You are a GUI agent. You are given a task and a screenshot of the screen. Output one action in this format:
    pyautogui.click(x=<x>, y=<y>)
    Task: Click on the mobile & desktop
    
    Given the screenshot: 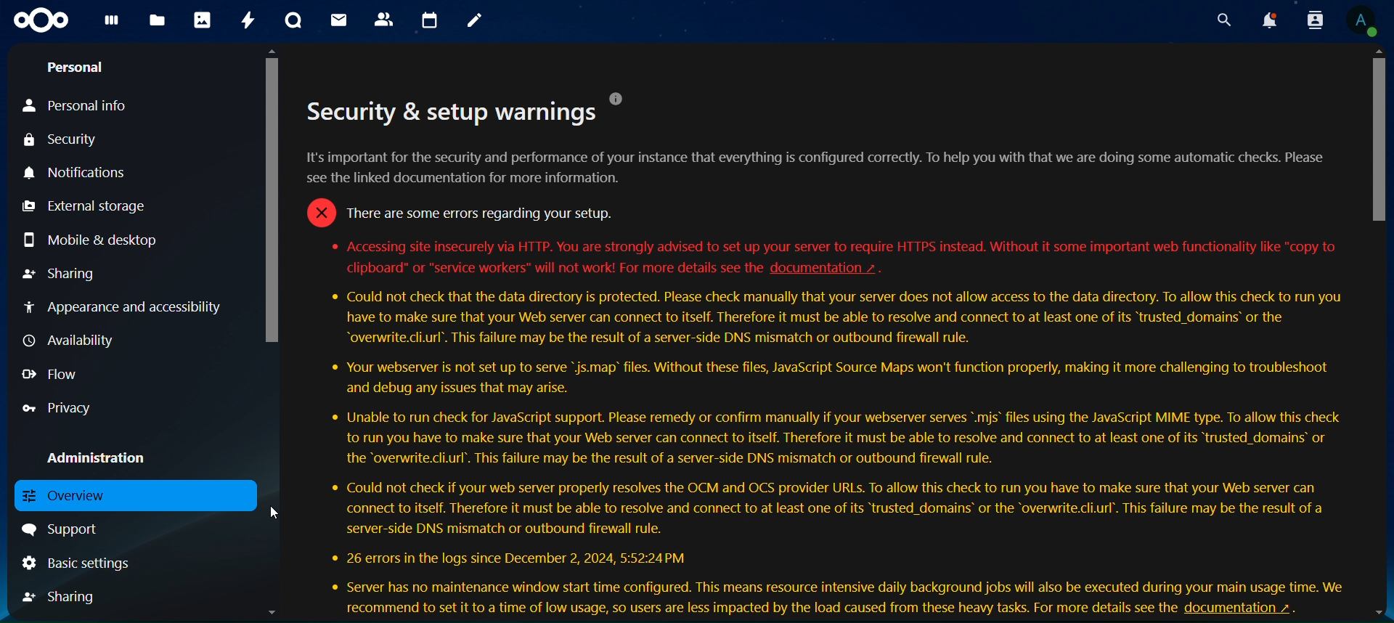 What is the action you would take?
    pyautogui.click(x=90, y=239)
    